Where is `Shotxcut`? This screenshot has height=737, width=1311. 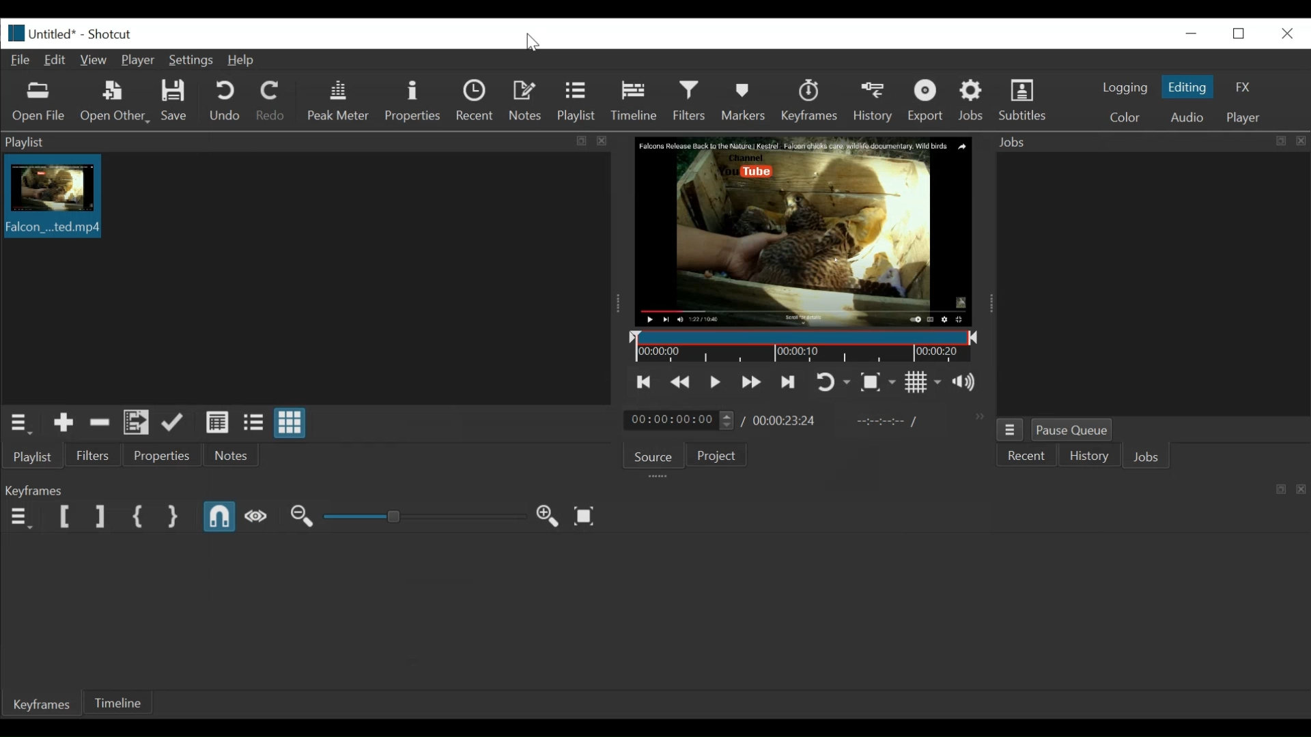 Shotxcut is located at coordinates (113, 34).